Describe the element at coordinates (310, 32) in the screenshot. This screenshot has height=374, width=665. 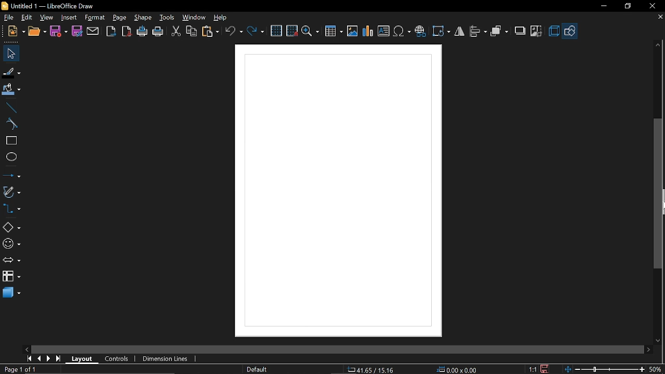
I see `zoom` at that location.